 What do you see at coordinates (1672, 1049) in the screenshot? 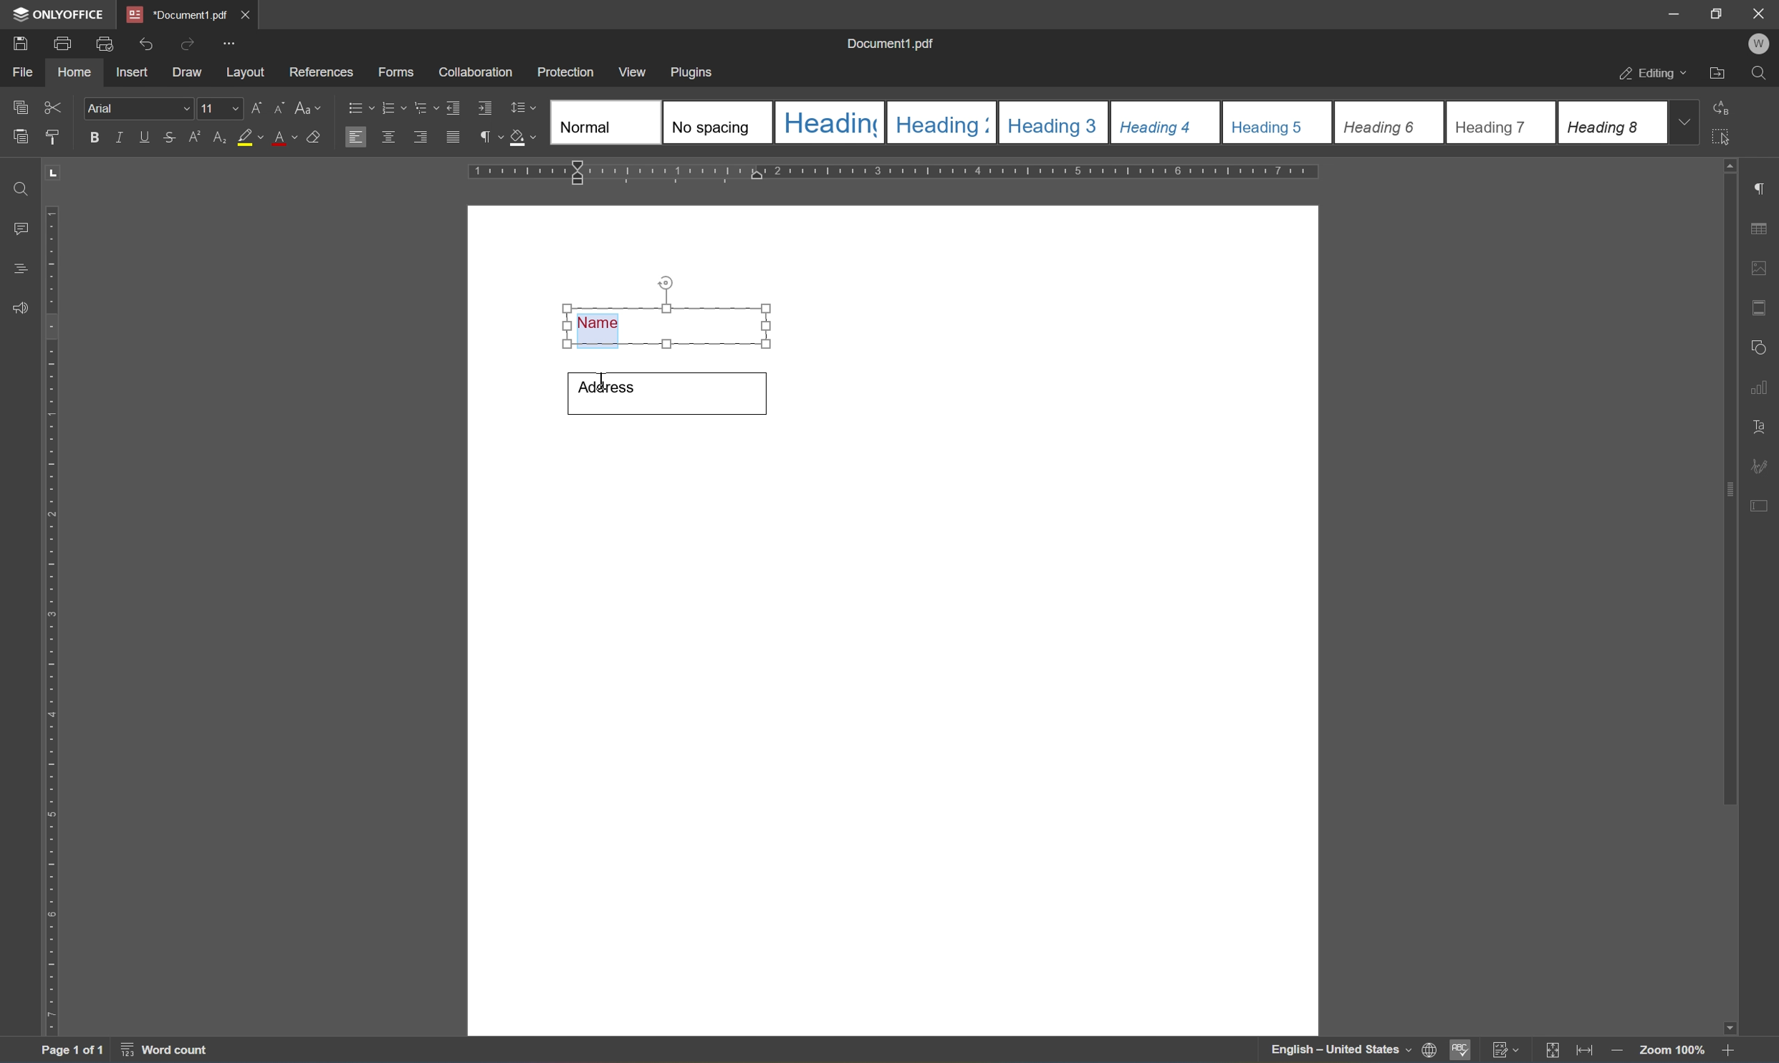
I see `zoom 100%` at bounding box center [1672, 1049].